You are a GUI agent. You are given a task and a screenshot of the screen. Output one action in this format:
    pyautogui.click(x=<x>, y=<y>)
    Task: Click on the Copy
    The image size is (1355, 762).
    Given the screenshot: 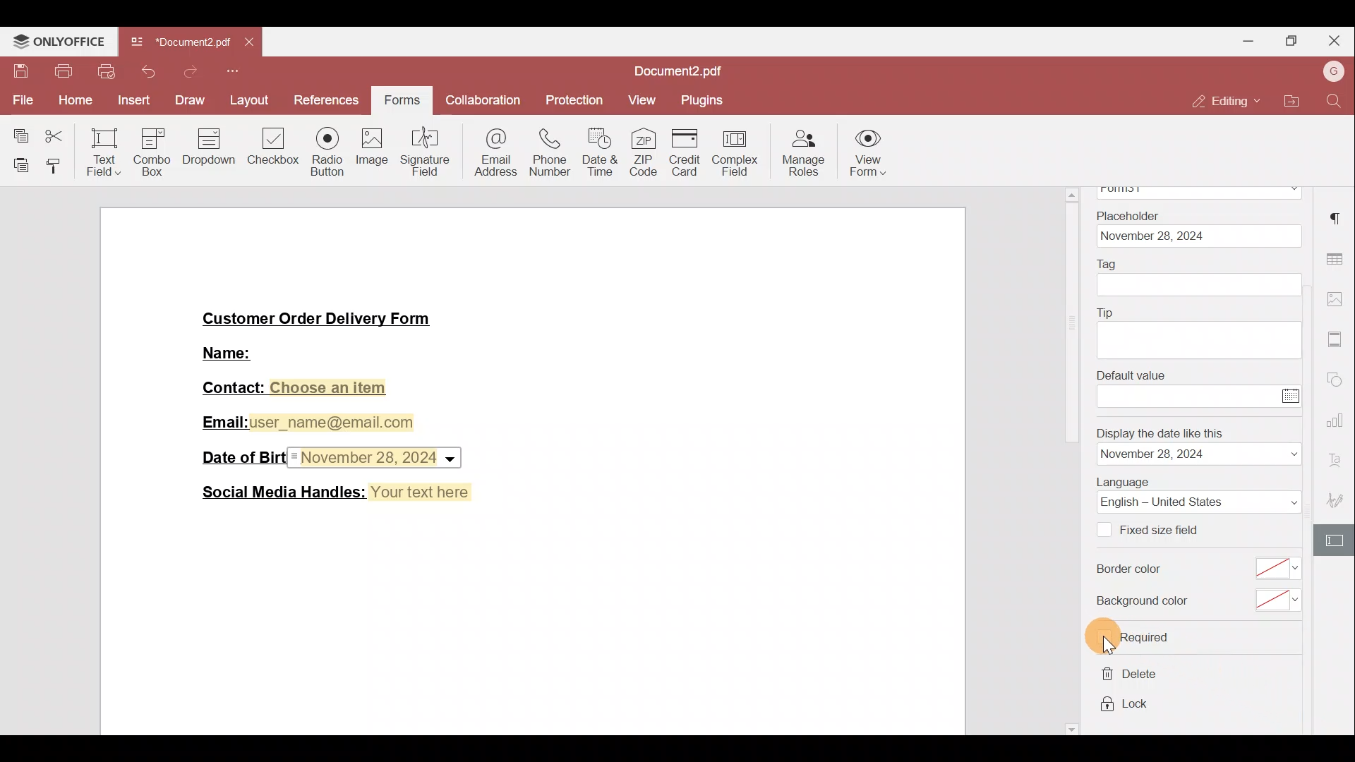 What is the action you would take?
    pyautogui.click(x=18, y=133)
    